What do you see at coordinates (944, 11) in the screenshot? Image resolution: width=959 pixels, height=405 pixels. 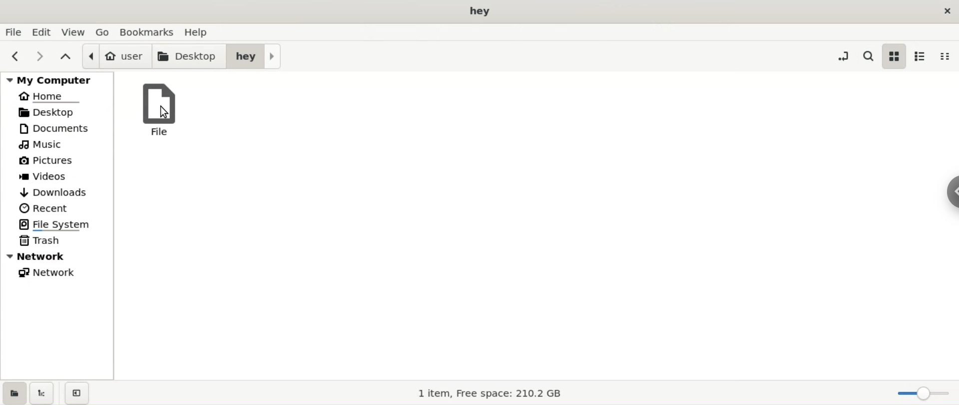 I see `close` at bounding box center [944, 11].